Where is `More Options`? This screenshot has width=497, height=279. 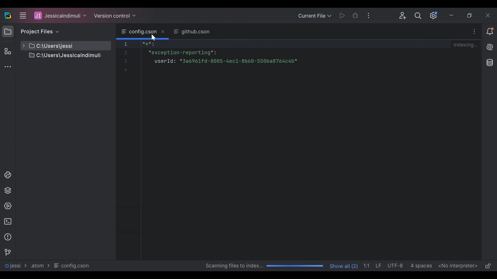
More Options is located at coordinates (369, 16).